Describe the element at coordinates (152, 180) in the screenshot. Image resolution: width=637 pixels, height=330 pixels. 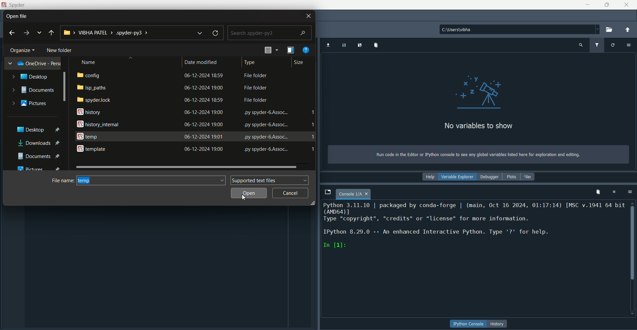
I see `highlight` at that location.